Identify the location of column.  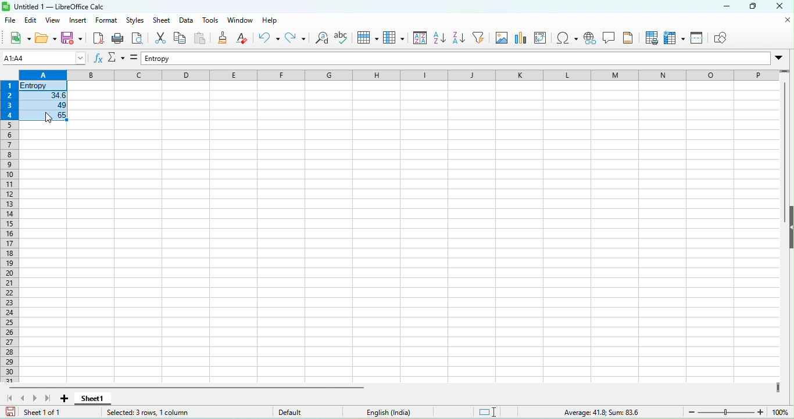
(392, 38).